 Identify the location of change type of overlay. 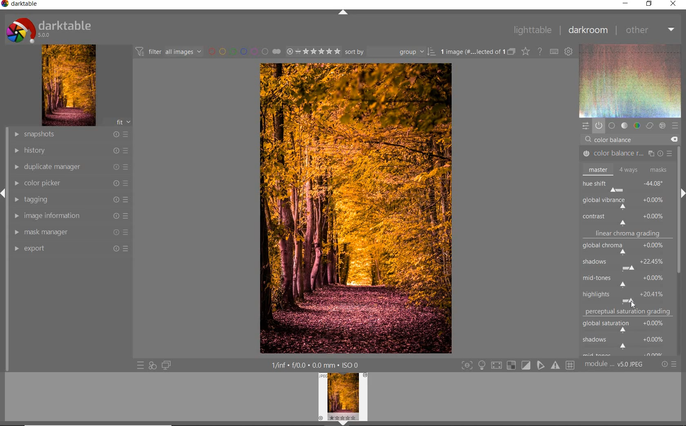
(525, 52).